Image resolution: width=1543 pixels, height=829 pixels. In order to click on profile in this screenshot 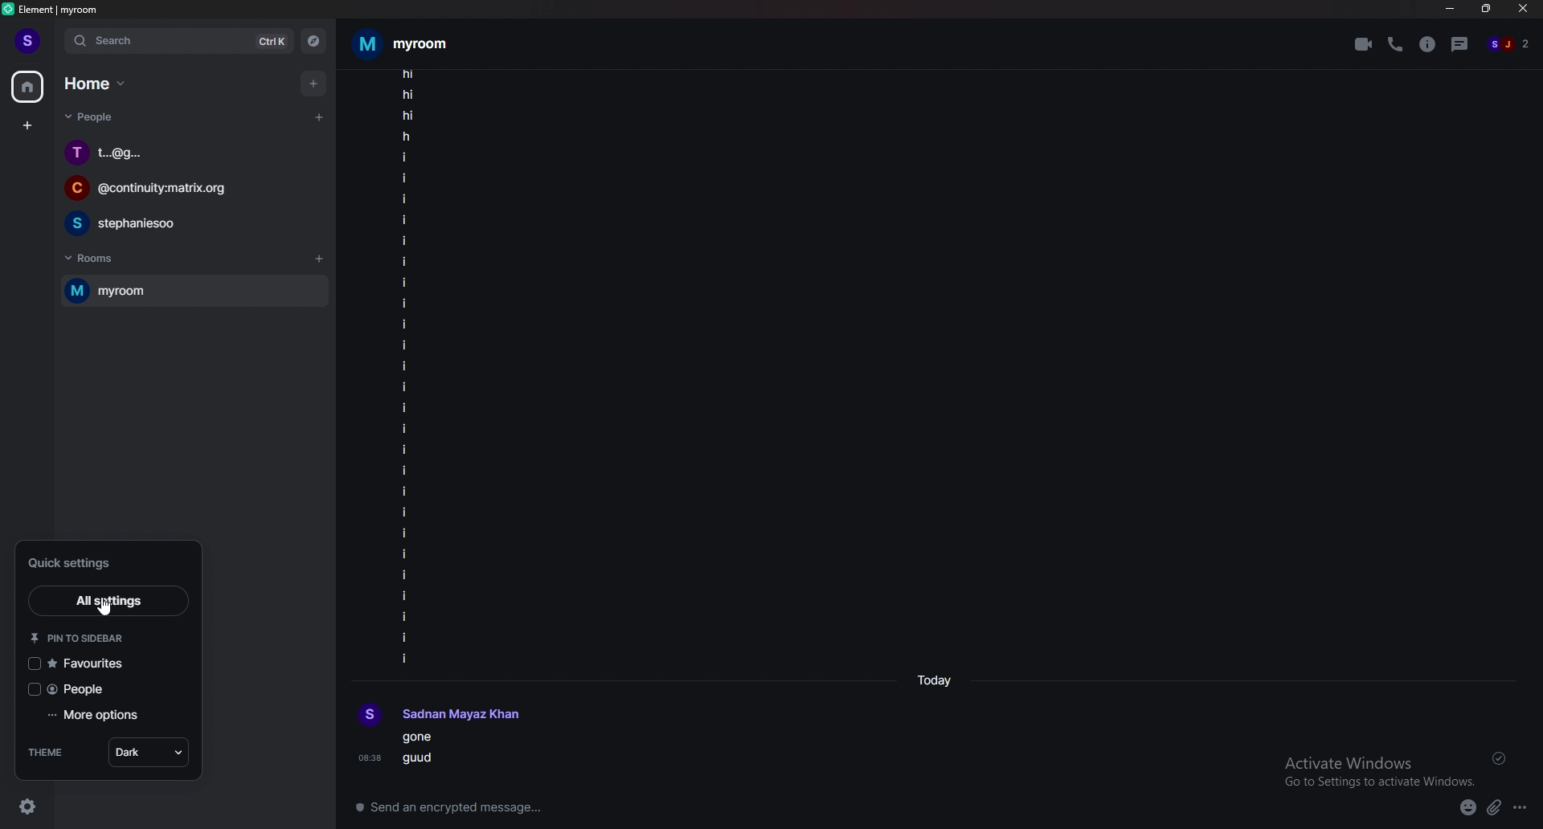, I will do `click(26, 42)`.